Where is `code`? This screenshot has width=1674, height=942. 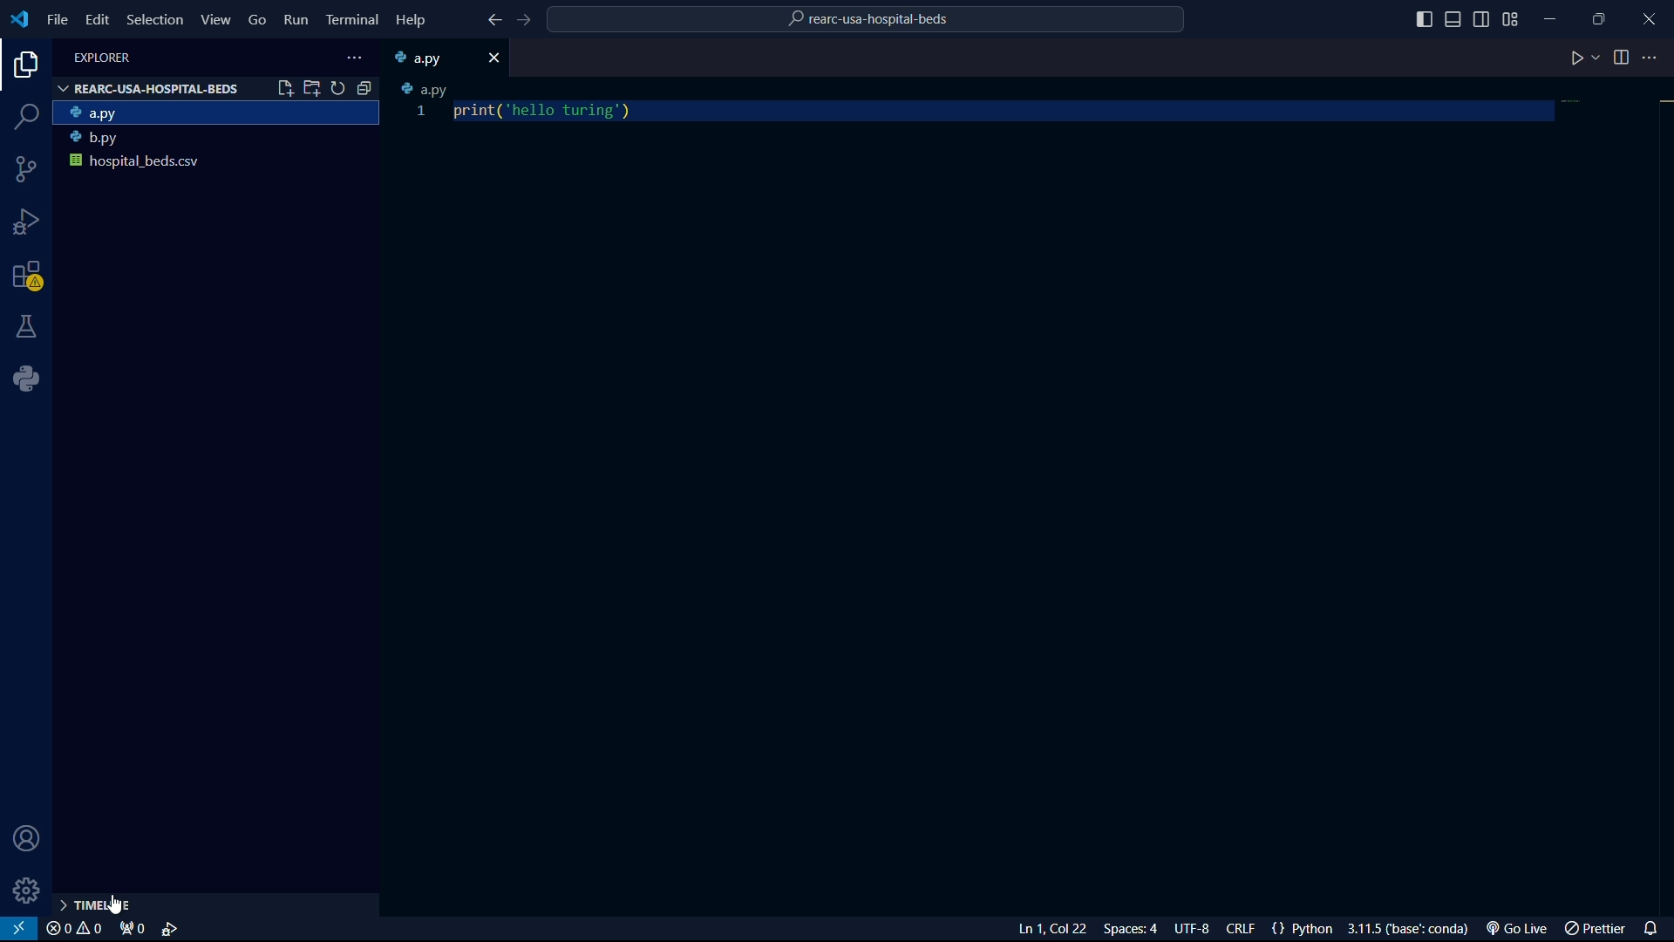 code is located at coordinates (547, 111).